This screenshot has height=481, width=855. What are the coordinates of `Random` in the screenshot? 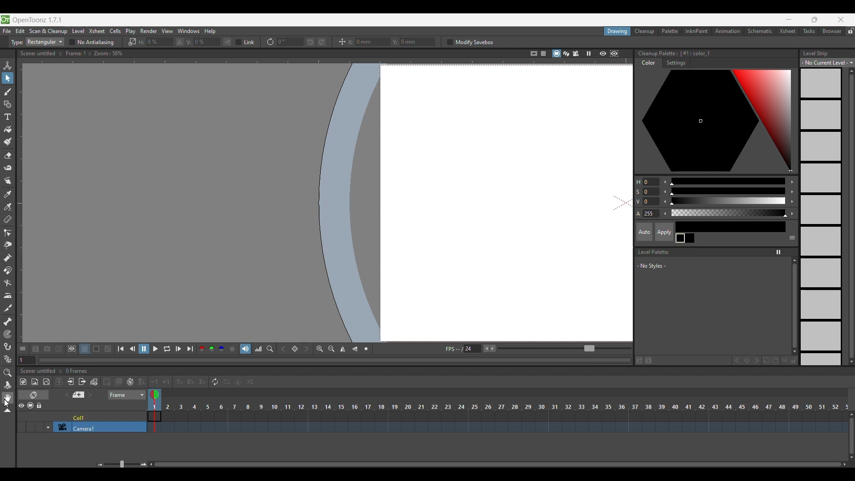 It's located at (250, 382).